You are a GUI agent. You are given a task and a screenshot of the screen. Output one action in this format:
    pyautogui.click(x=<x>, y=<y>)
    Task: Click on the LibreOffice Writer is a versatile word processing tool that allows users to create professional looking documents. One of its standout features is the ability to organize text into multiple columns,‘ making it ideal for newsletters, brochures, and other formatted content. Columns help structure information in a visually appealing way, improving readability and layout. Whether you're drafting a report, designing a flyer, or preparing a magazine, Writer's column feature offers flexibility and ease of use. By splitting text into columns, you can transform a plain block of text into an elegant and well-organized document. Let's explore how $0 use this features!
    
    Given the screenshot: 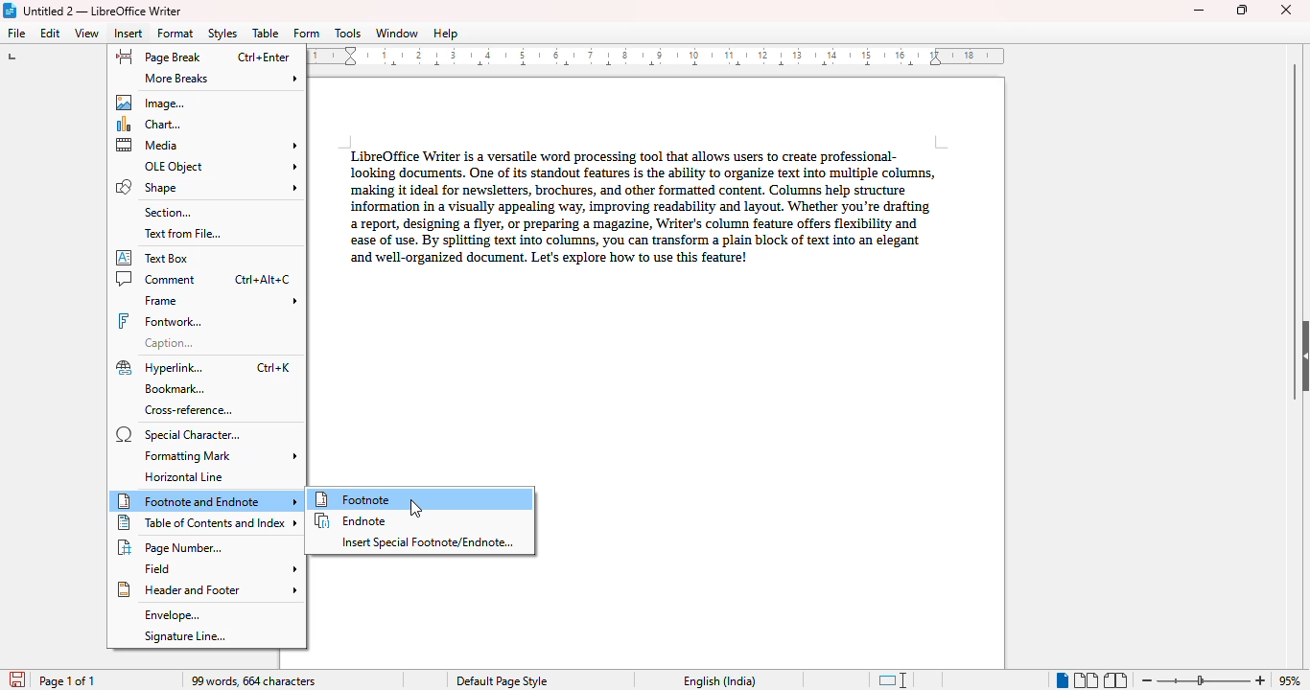 What is the action you would take?
    pyautogui.click(x=638, y=202)
    